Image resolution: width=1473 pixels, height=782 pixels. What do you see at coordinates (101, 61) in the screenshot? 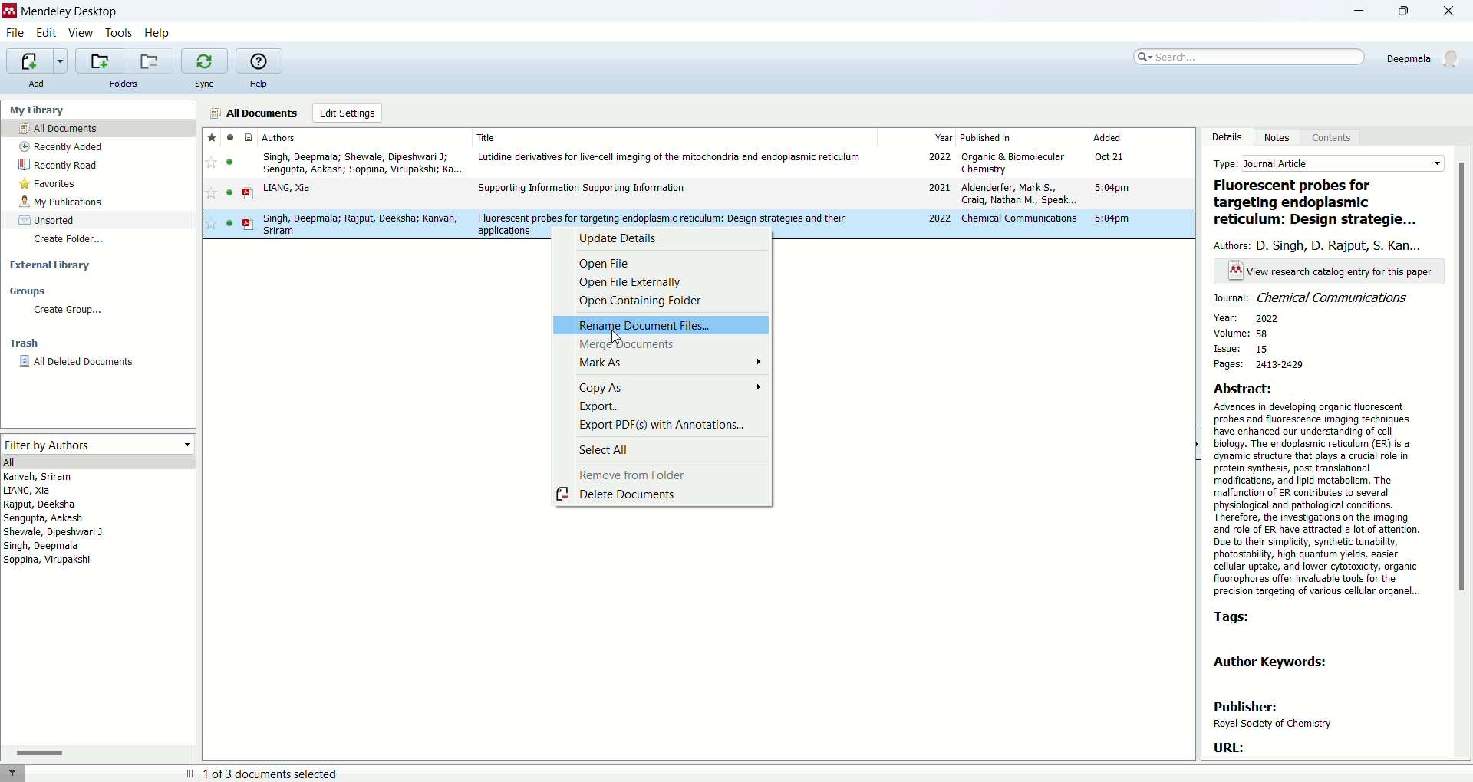
I see `create a new folder` at bounding box center [101, 61].